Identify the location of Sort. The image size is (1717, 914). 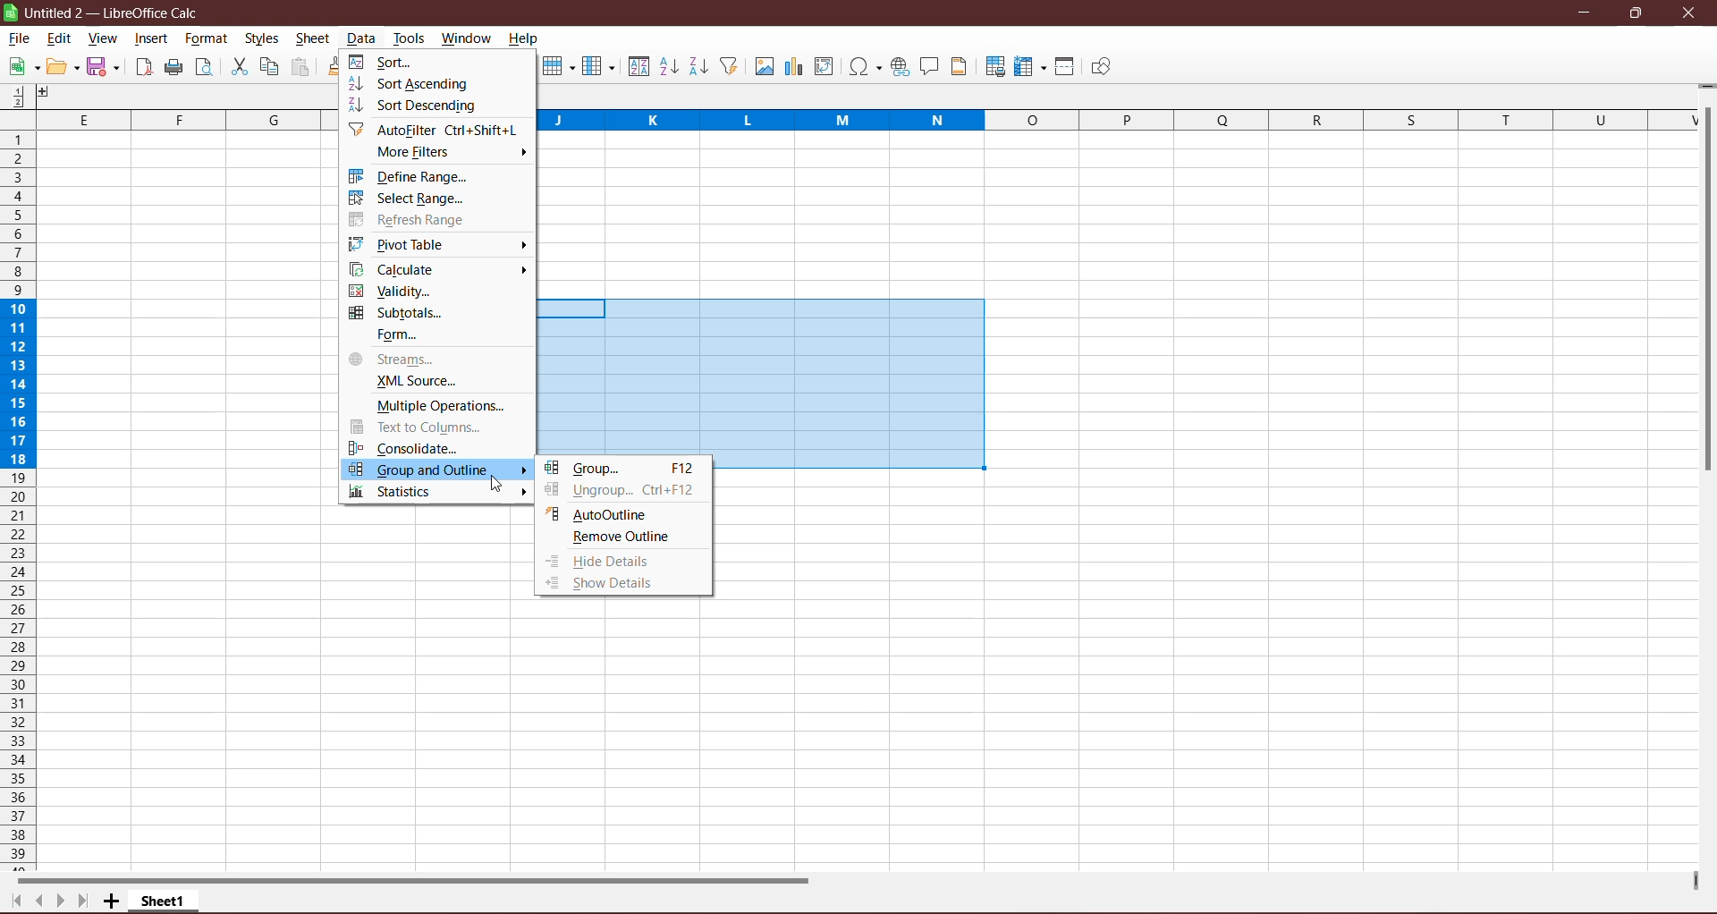
(637, 66).